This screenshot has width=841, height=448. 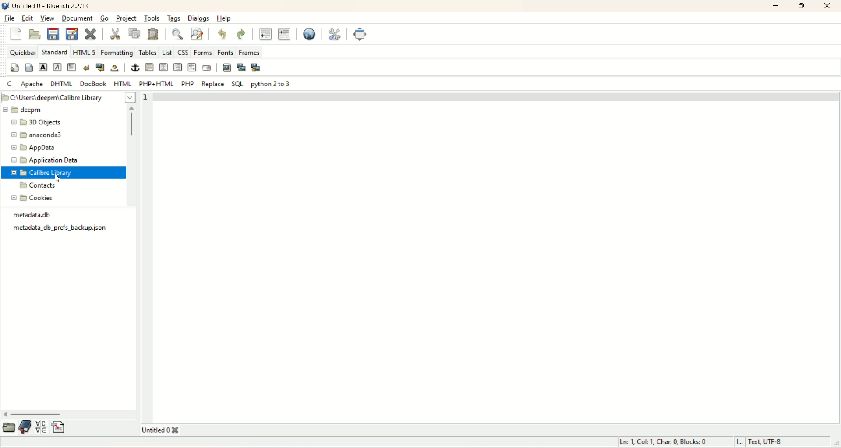 I want to click on tables, so click(x=148, y=52).